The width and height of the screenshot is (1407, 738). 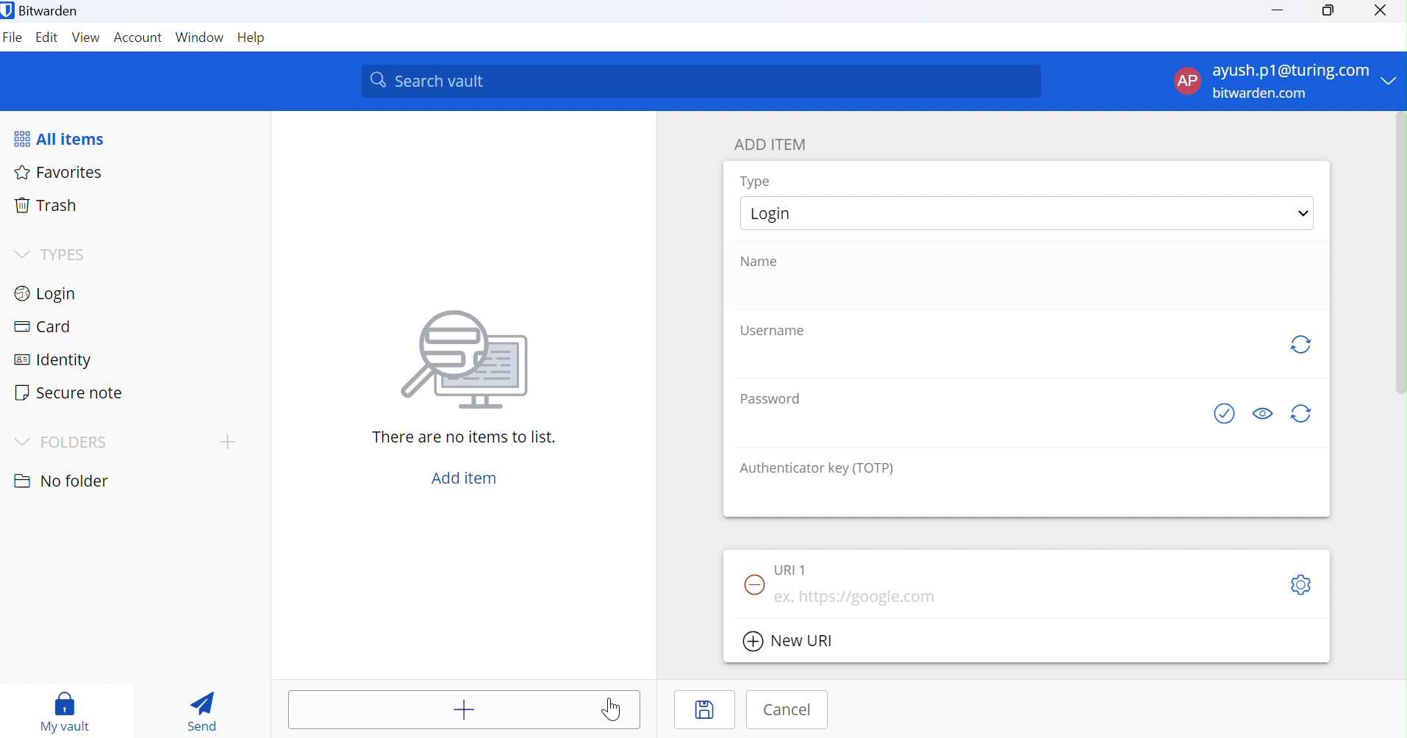 I want to click on Restore Down, so click(x=1328, y=11).